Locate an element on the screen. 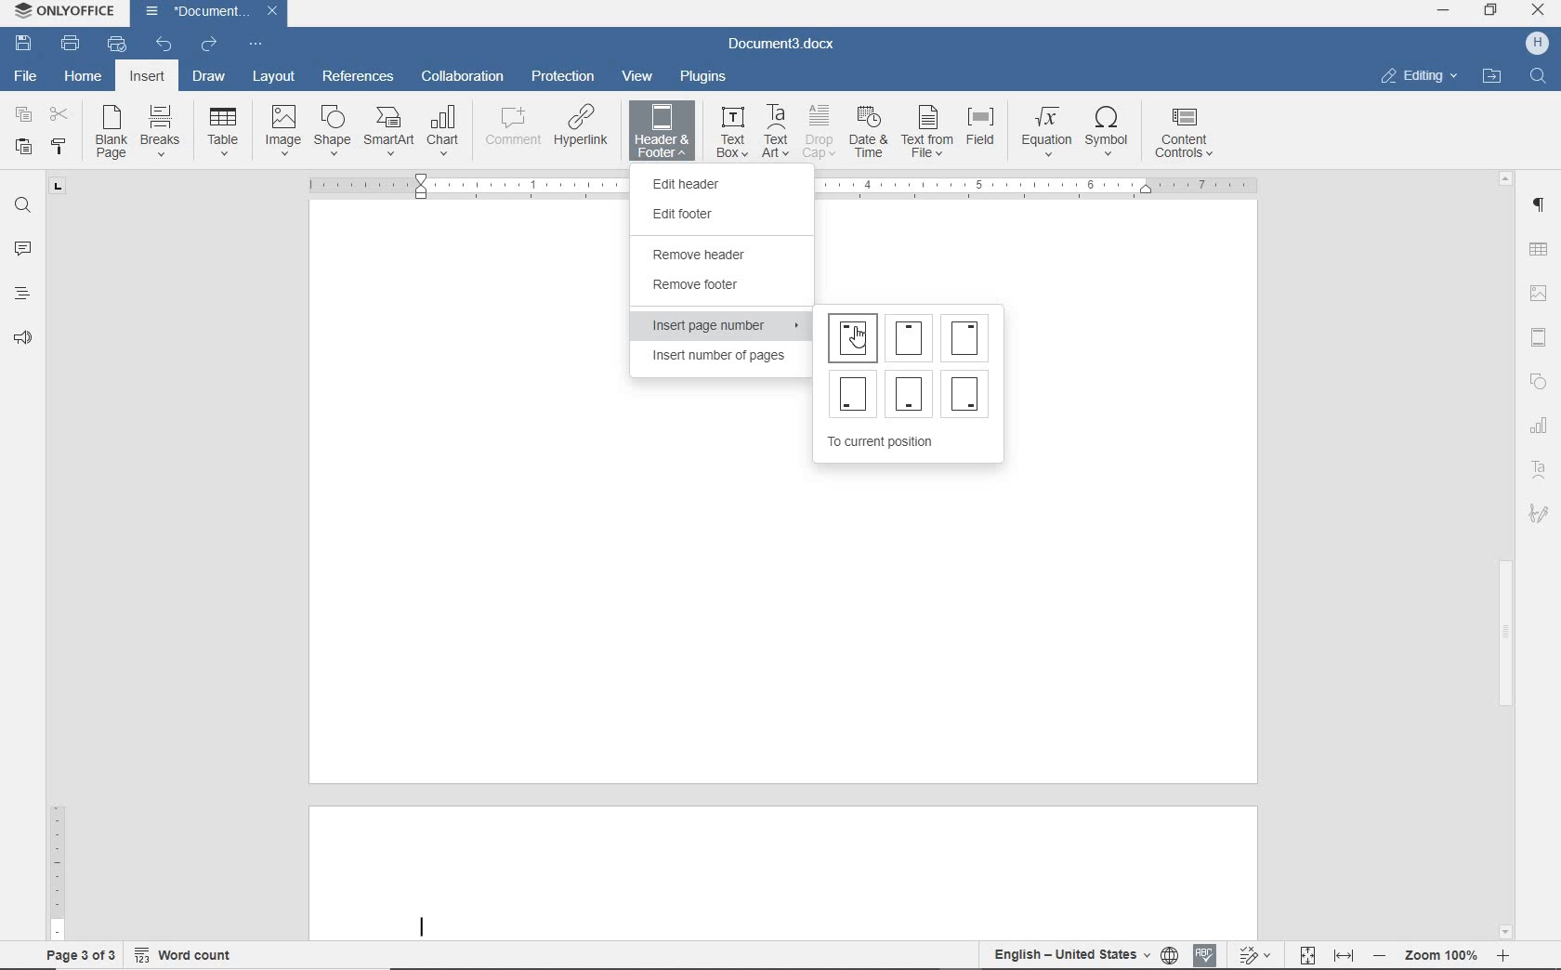  TABLE is located at coordinates (1541, 248).